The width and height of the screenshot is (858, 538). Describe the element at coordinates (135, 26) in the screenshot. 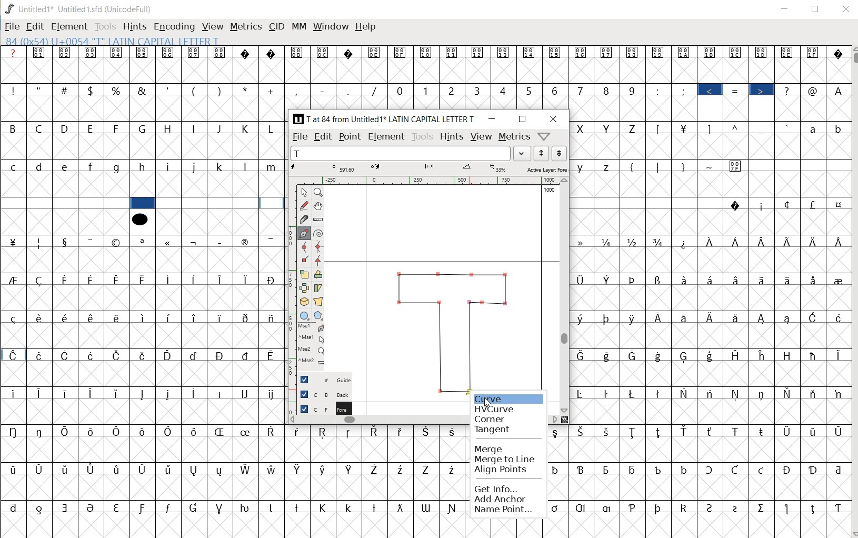

I see `hints` at that location.